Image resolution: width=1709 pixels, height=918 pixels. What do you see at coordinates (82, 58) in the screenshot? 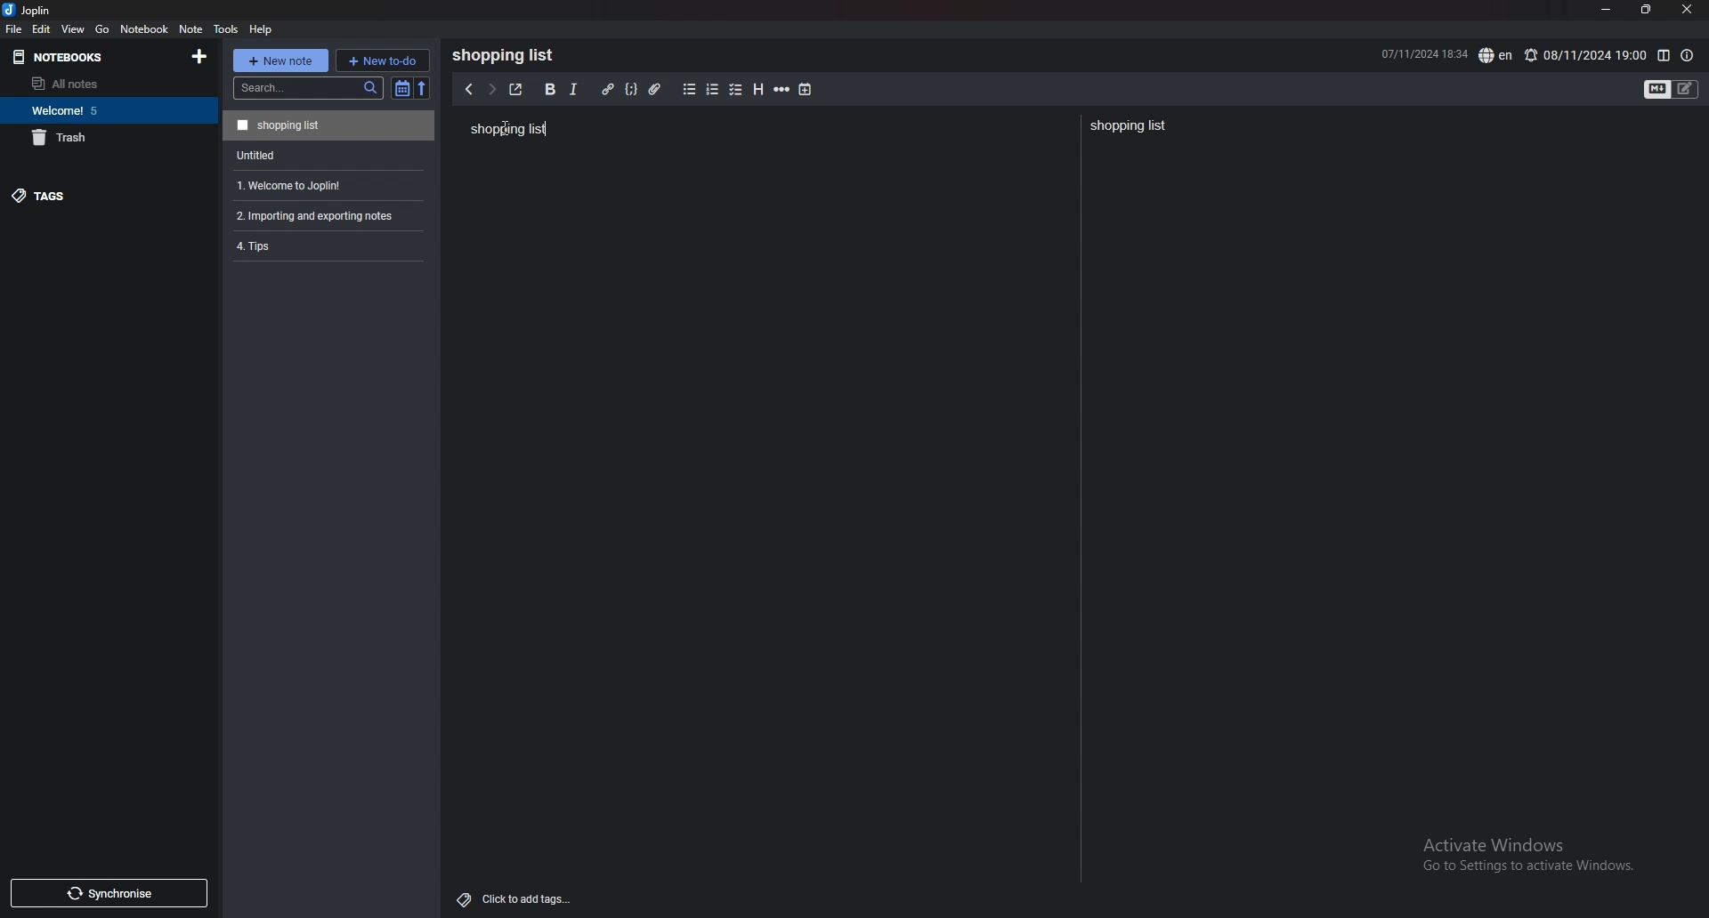
I see `notebooks` at bounding box center [82, 58].